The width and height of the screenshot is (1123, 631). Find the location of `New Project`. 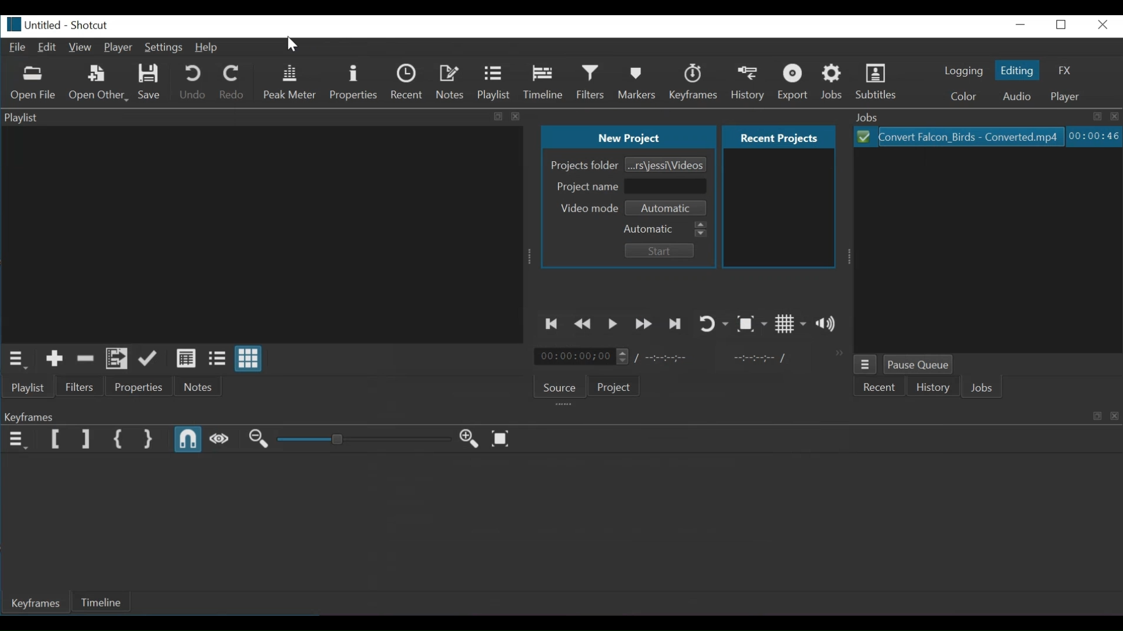

New Project is located at coordinates (625, 135).